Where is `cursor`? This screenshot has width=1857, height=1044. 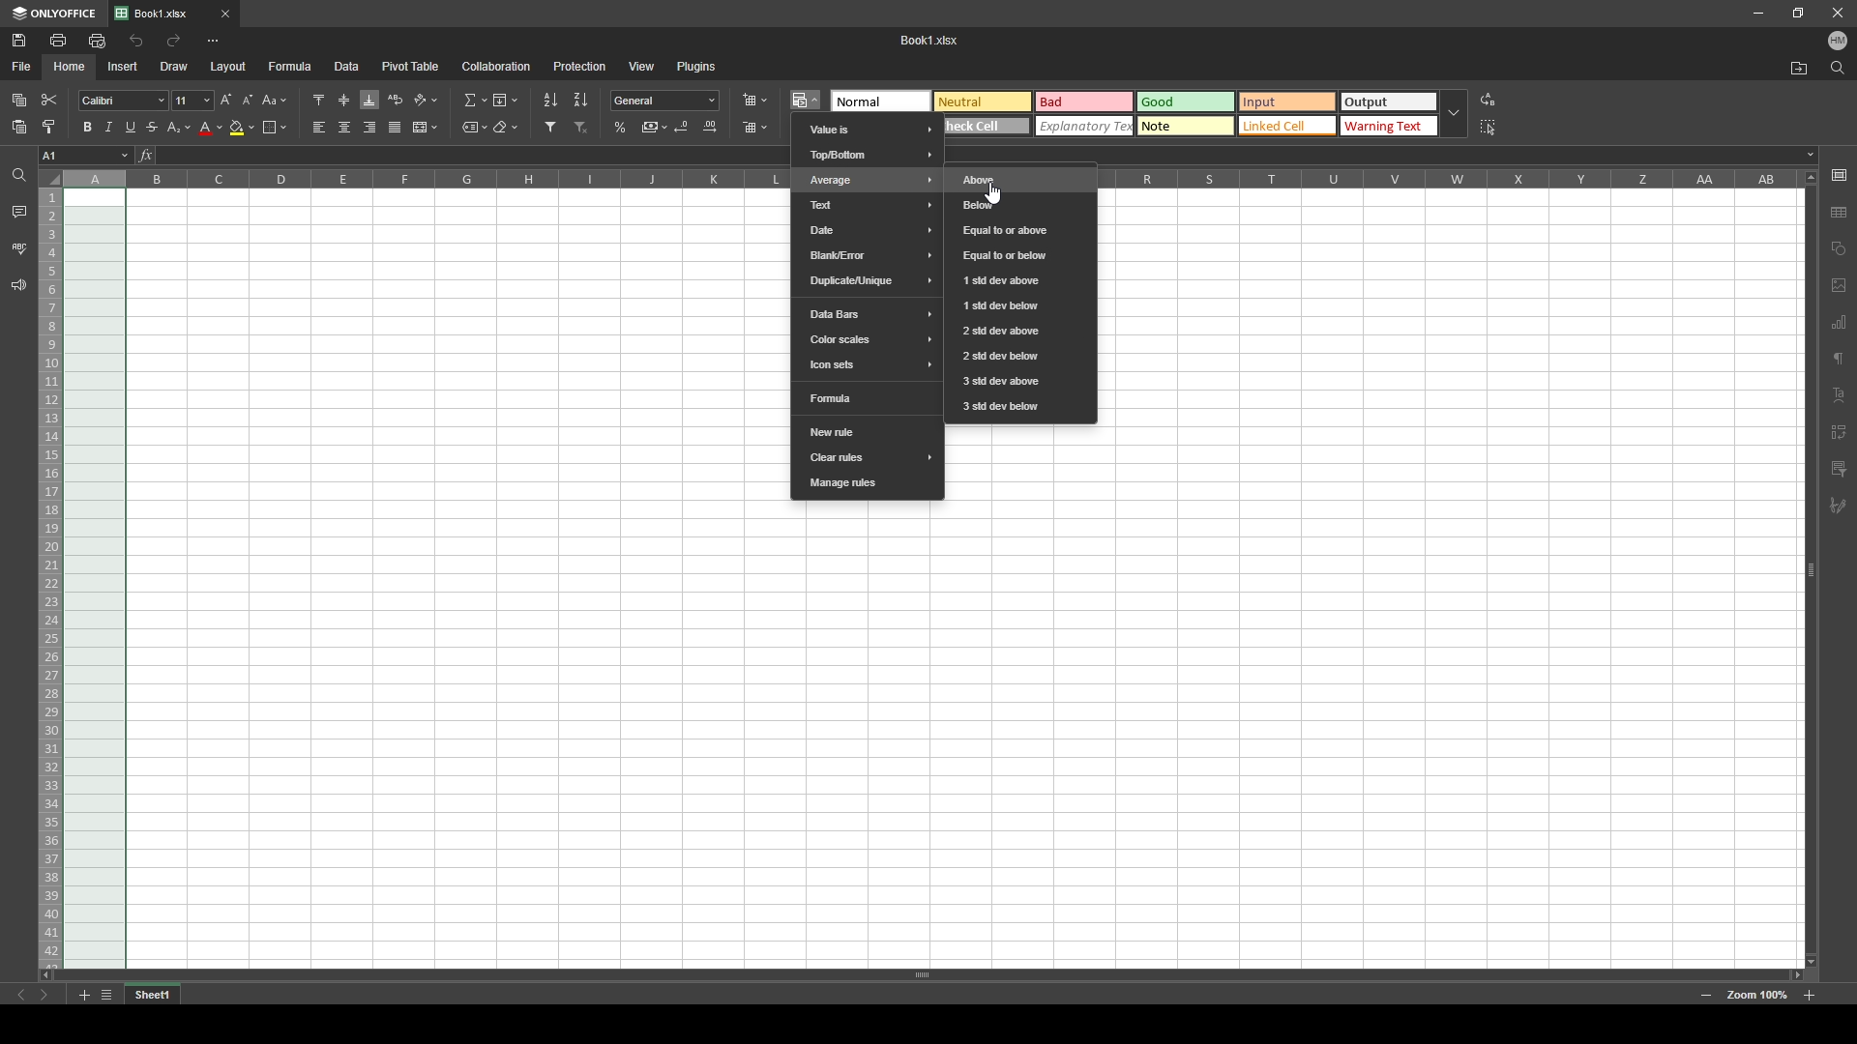 cursor is located at coordinates (994, 193).